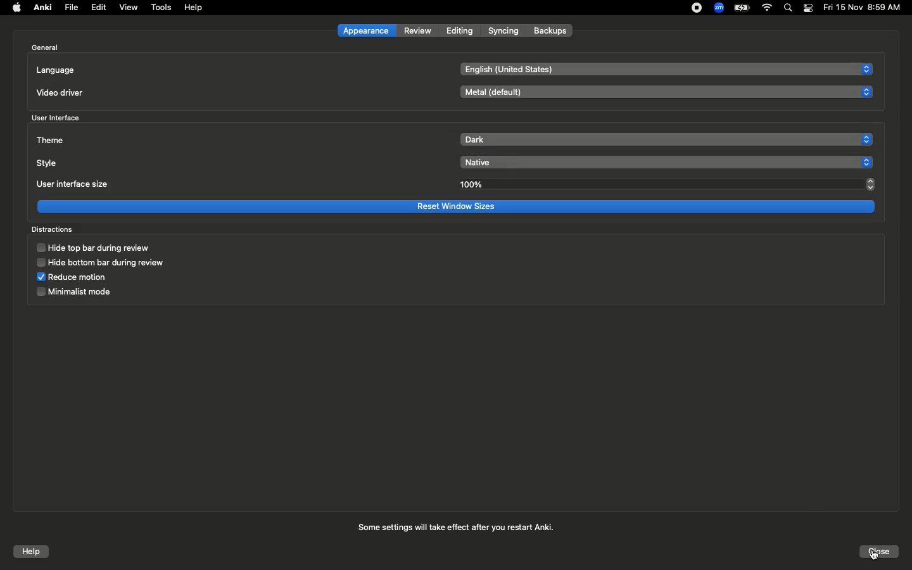 This screenshot has height=570, width=912. Describe the element at coordinates (549, 30) in the screenshot. I see `Backups` at that location.